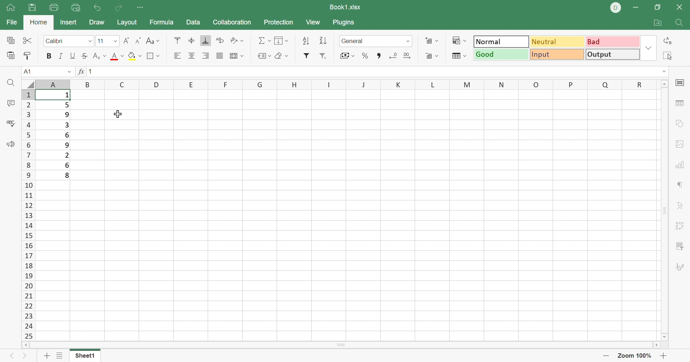 This screenshot has width=690, height=362. I want to click on Decrement font size, so click(137, 41).